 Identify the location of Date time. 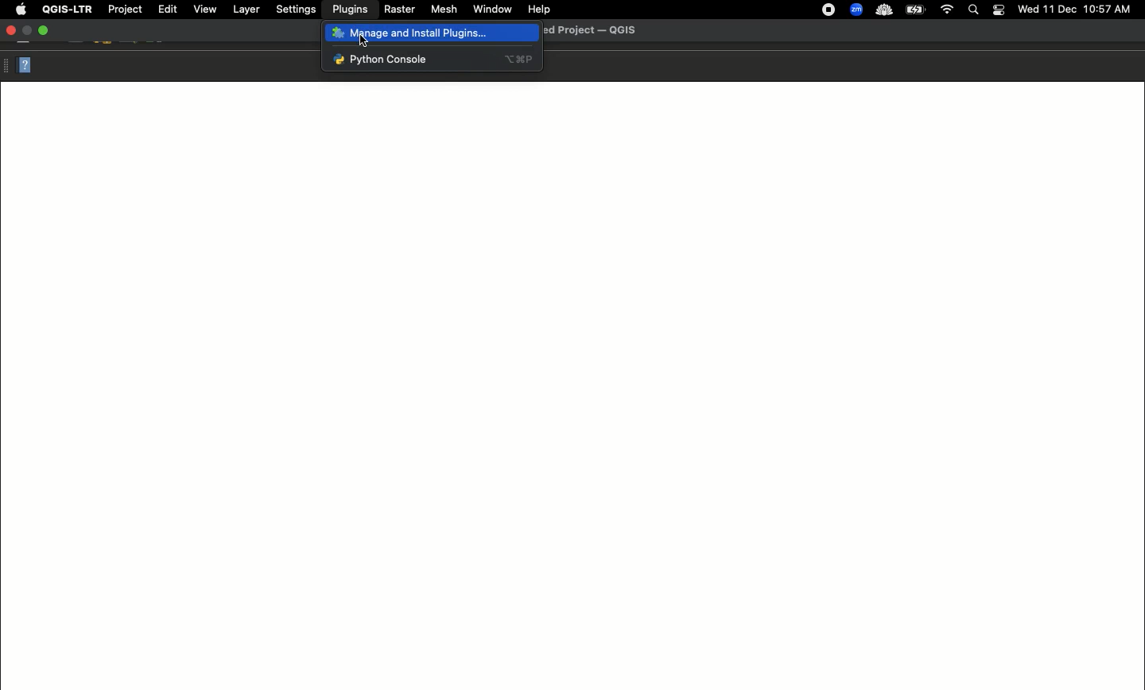
(1076, 9).